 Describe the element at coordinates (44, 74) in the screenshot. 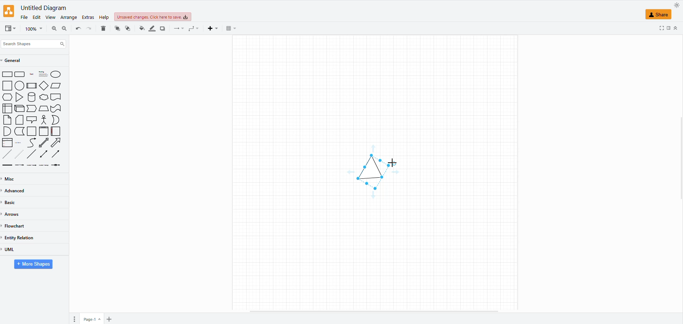

I see `Subtitle` at that location.